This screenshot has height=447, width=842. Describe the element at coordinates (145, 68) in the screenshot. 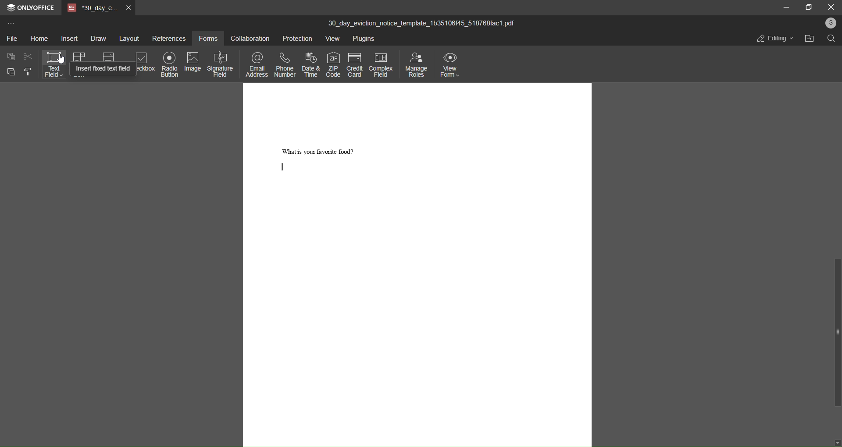

I see `checkbox` at that location.